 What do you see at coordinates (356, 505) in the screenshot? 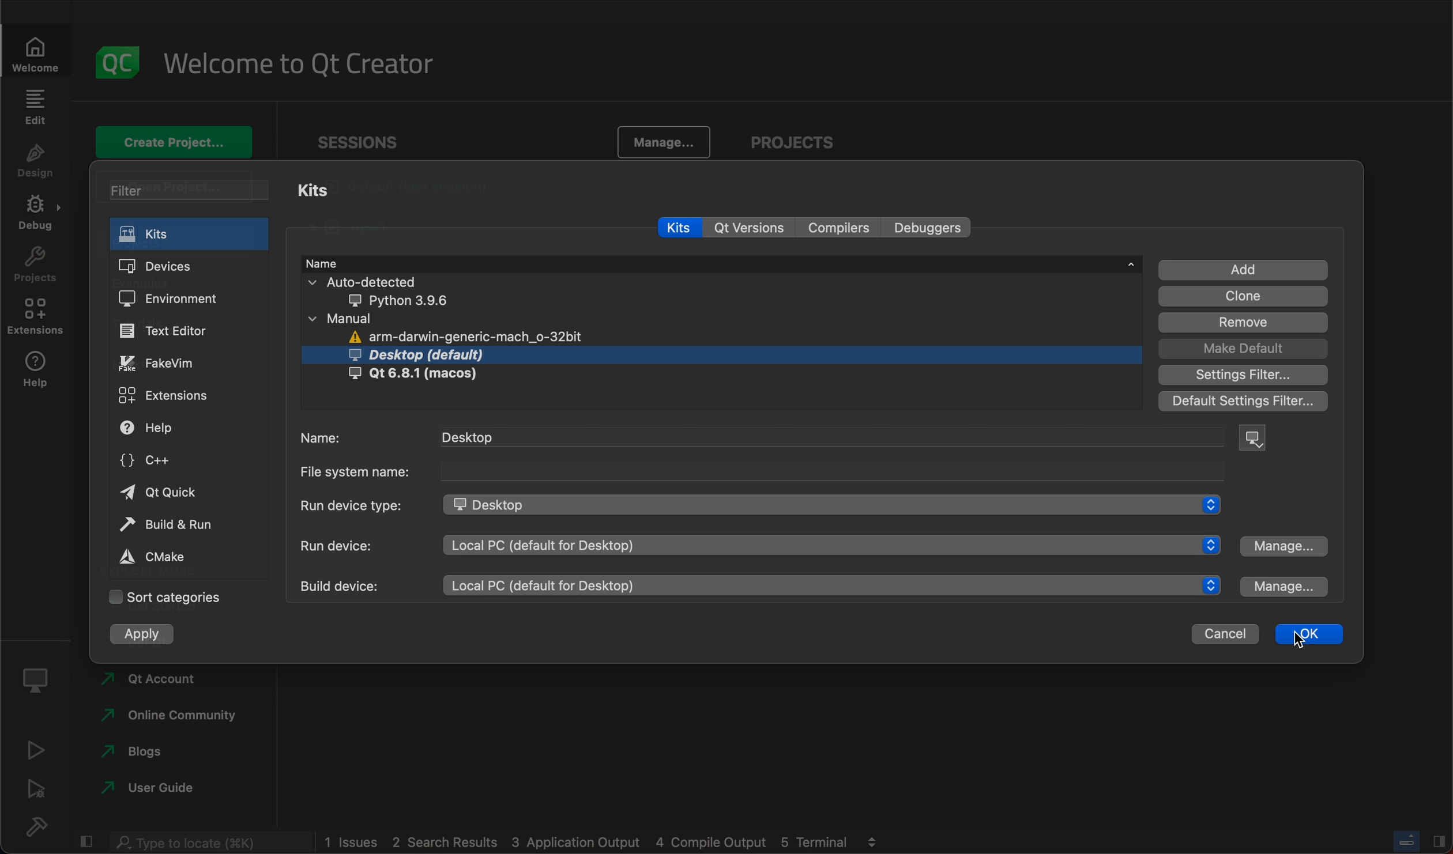
I see `Run device type:` at bounding box center [356, 505].